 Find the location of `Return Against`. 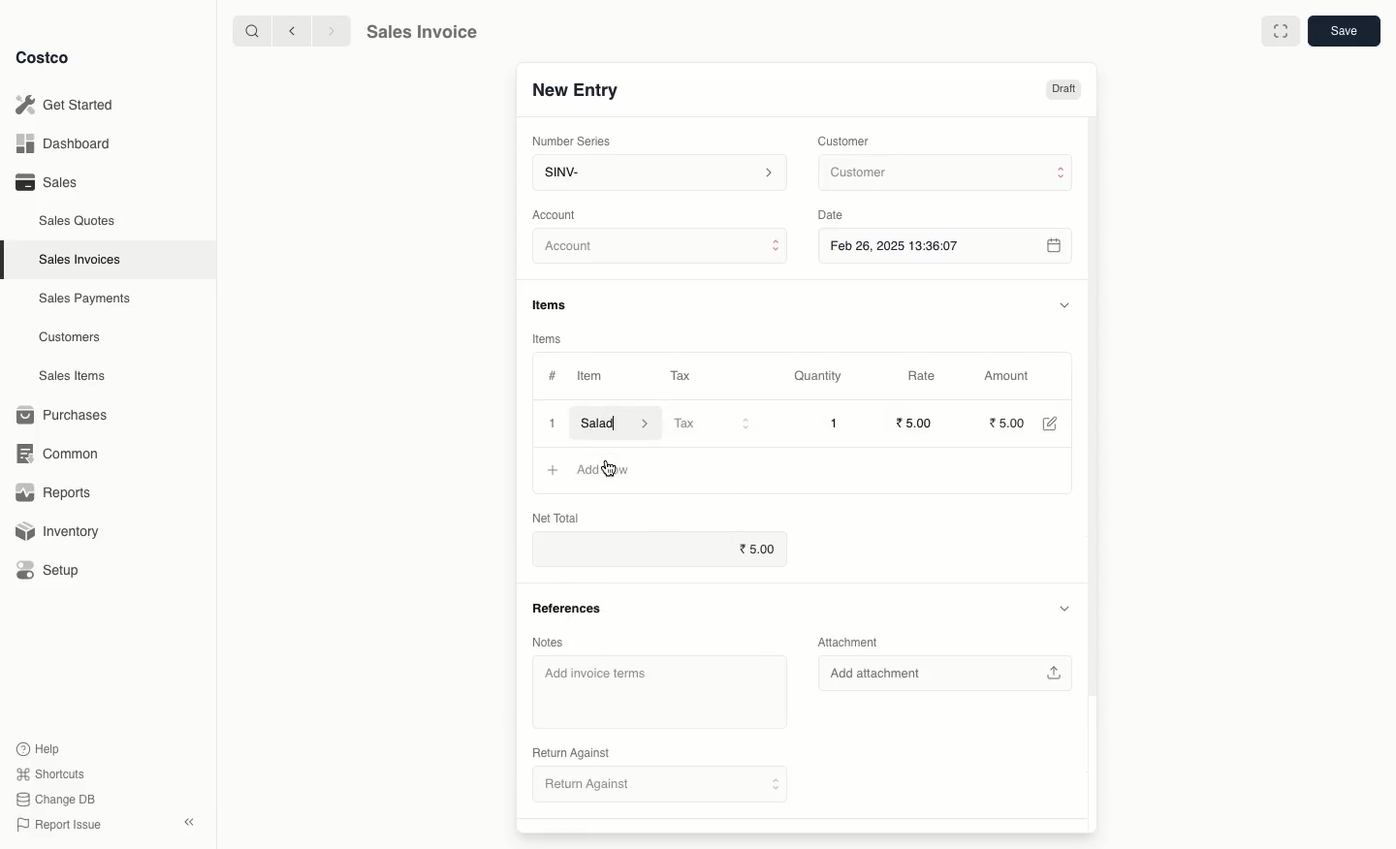

Return Against is located at coordinates (662, 787).